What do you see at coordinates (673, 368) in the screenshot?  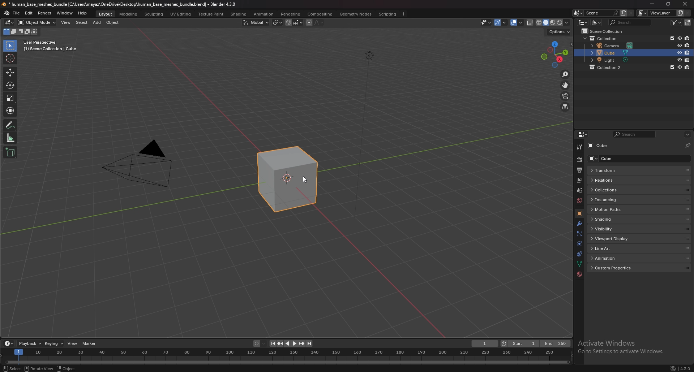 I see `network` at bounding box center [673, 368].